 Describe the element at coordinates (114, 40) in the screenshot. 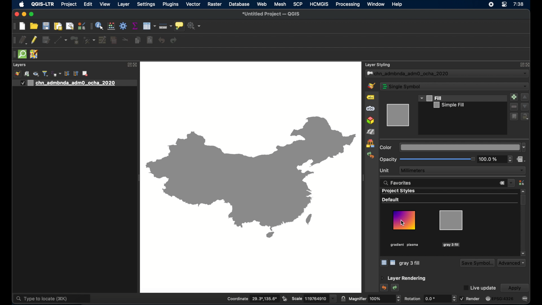

I see `delete selected` at that location.